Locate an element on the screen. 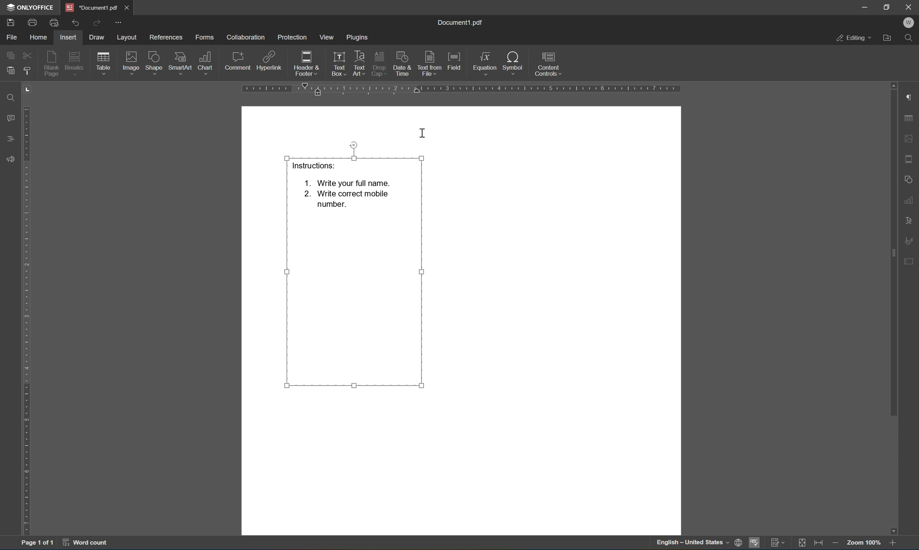 The height and width of the screenshot is (550, 919). zoom in is located at coordinates (837, 544).